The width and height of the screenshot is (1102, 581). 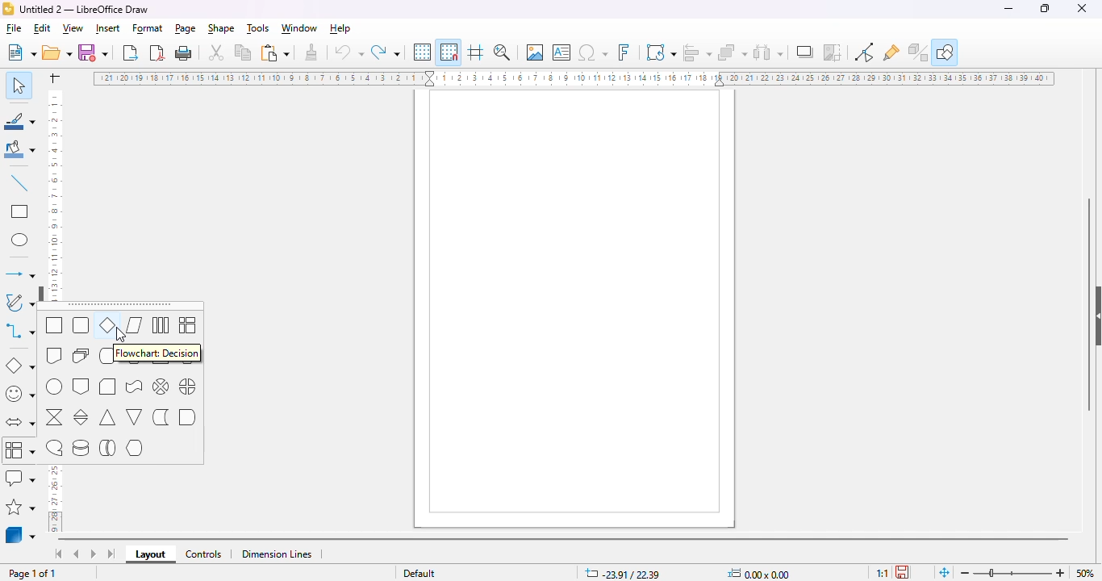 I want to click on arrange, so click(x=733, y=52).